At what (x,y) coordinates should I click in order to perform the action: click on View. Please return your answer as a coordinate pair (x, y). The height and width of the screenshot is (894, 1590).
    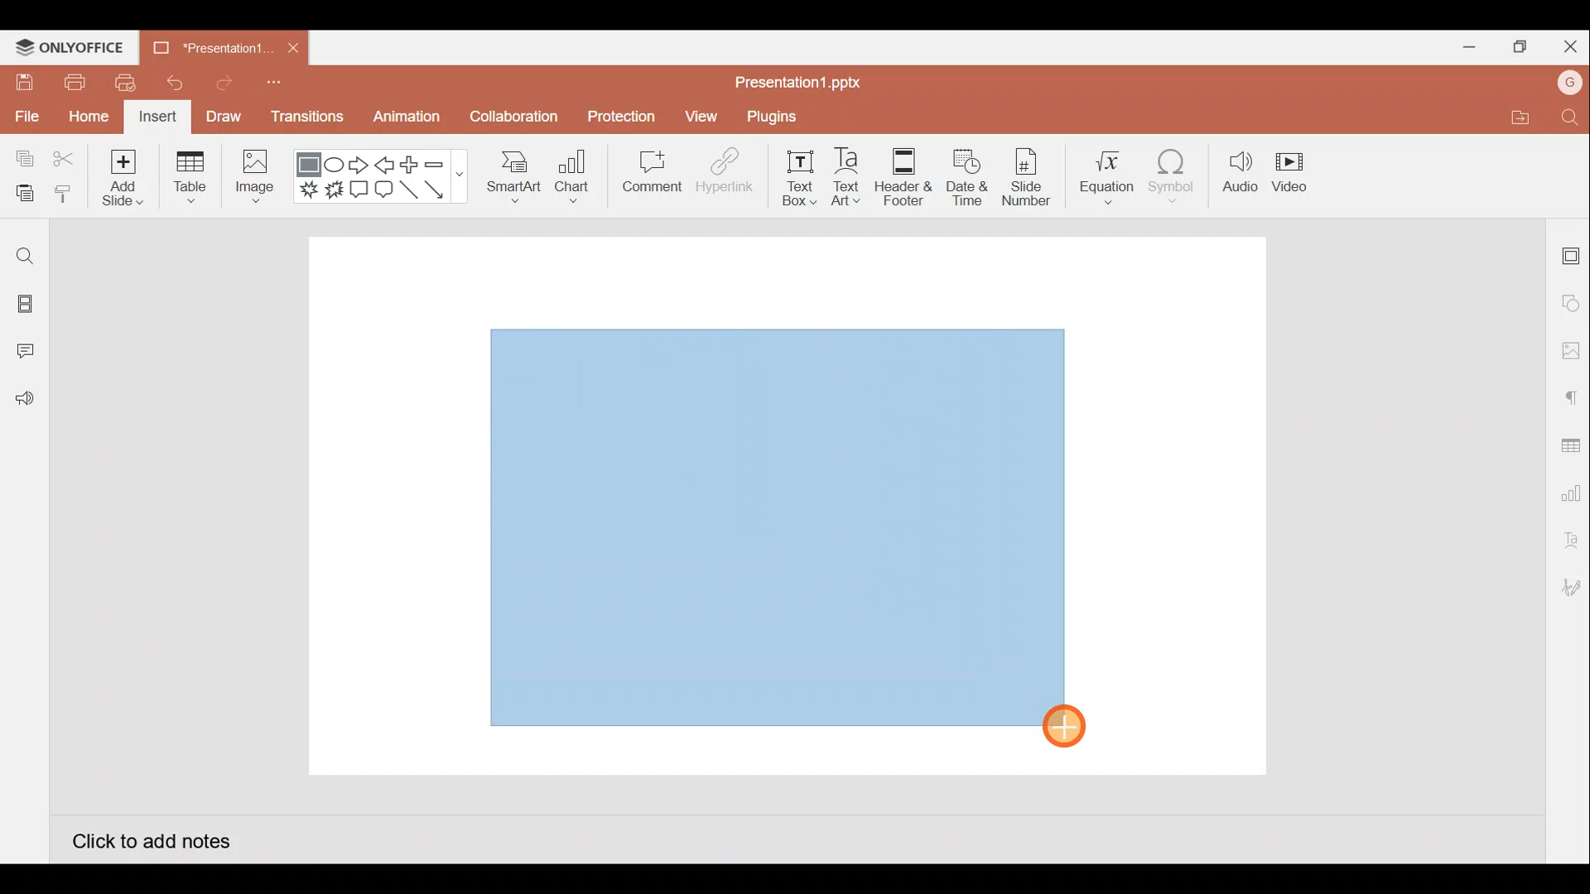
    Looking at the image, I should click on (704, 113).